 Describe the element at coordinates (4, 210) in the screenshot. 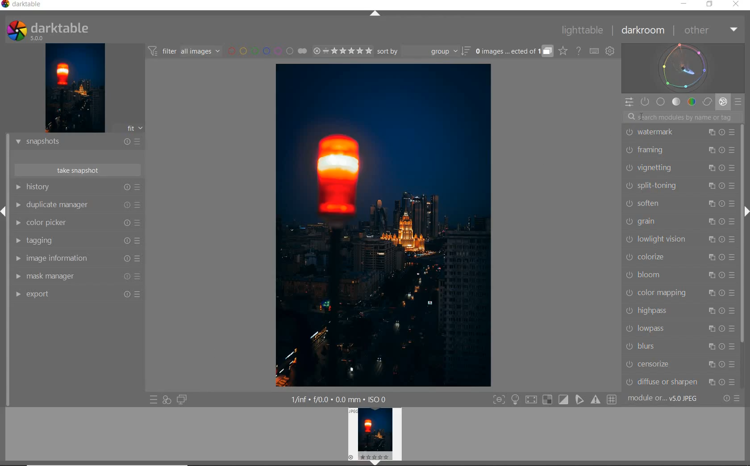

I see `EXPAND/COLLAPSE` at that location.